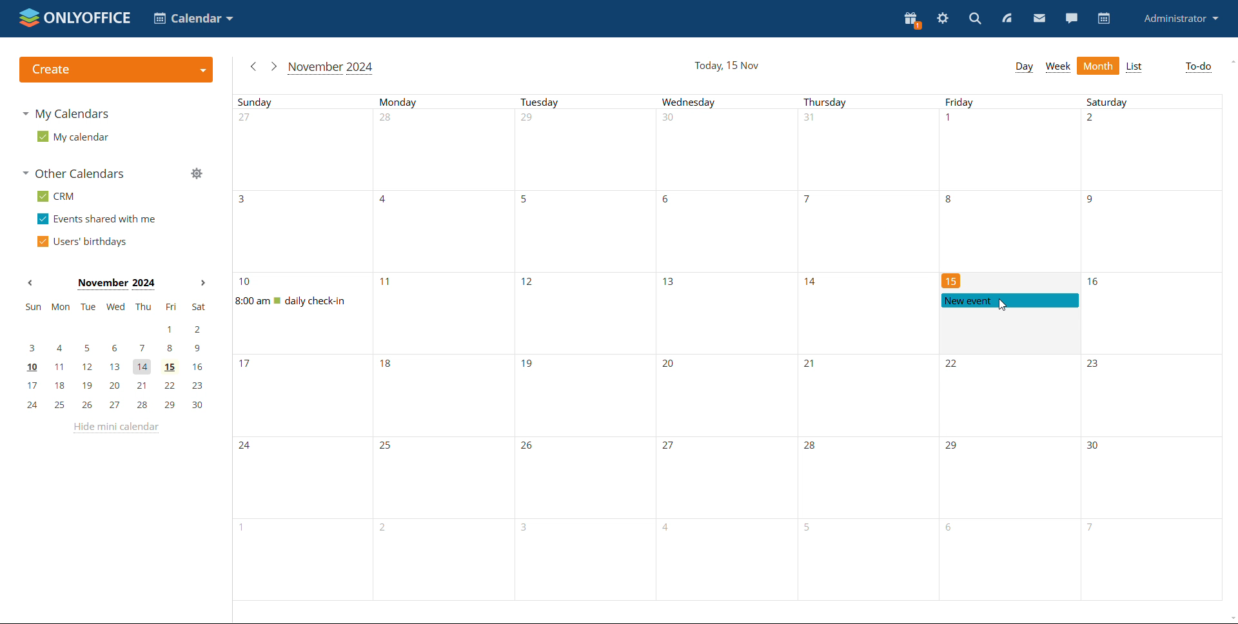 Image resolution: width=1238 pixels, height=624 pixels. I want to click on cursor, so click(999, 306).